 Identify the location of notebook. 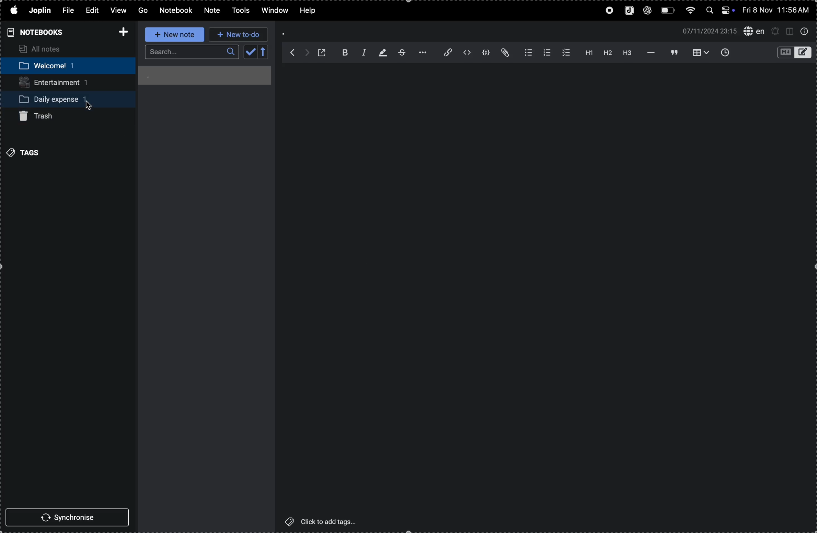
(176, 10).